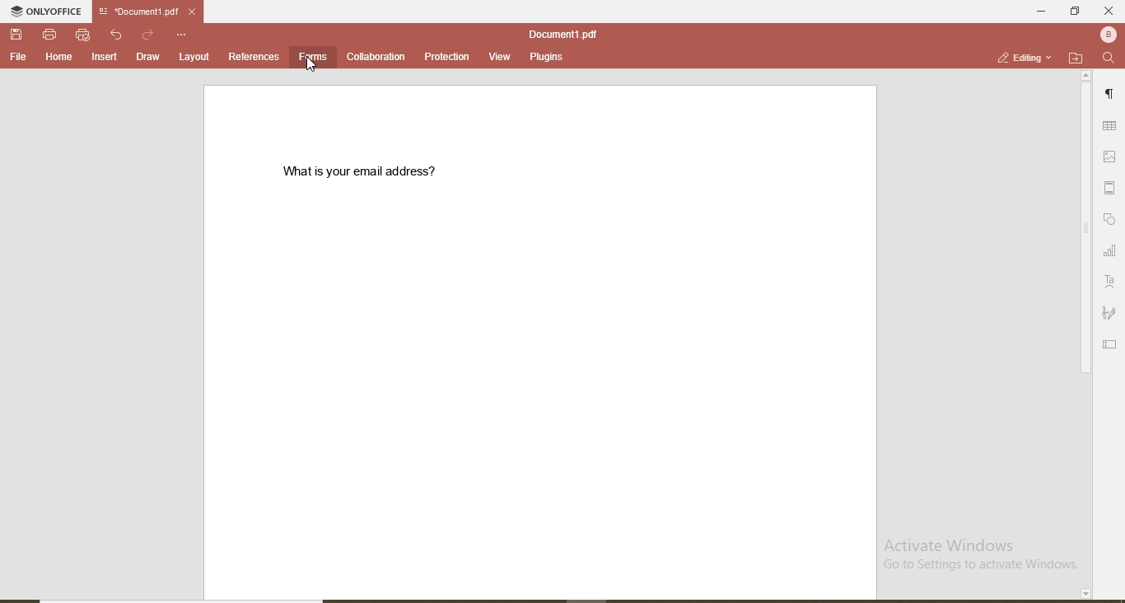 The width and height of the screenshot is (1125, 603). Describe the element at coordinates (1086, 76) in the screenshot. I see `page up` at that location.